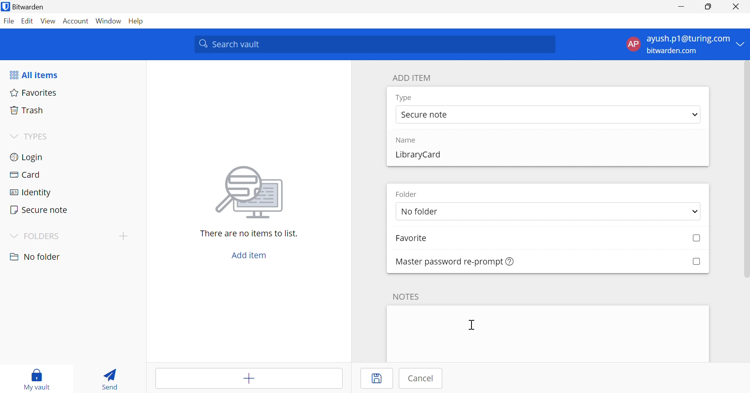 The height and width of the screenshot is (393, 750). I want to click on Edit, so click(29, 21).